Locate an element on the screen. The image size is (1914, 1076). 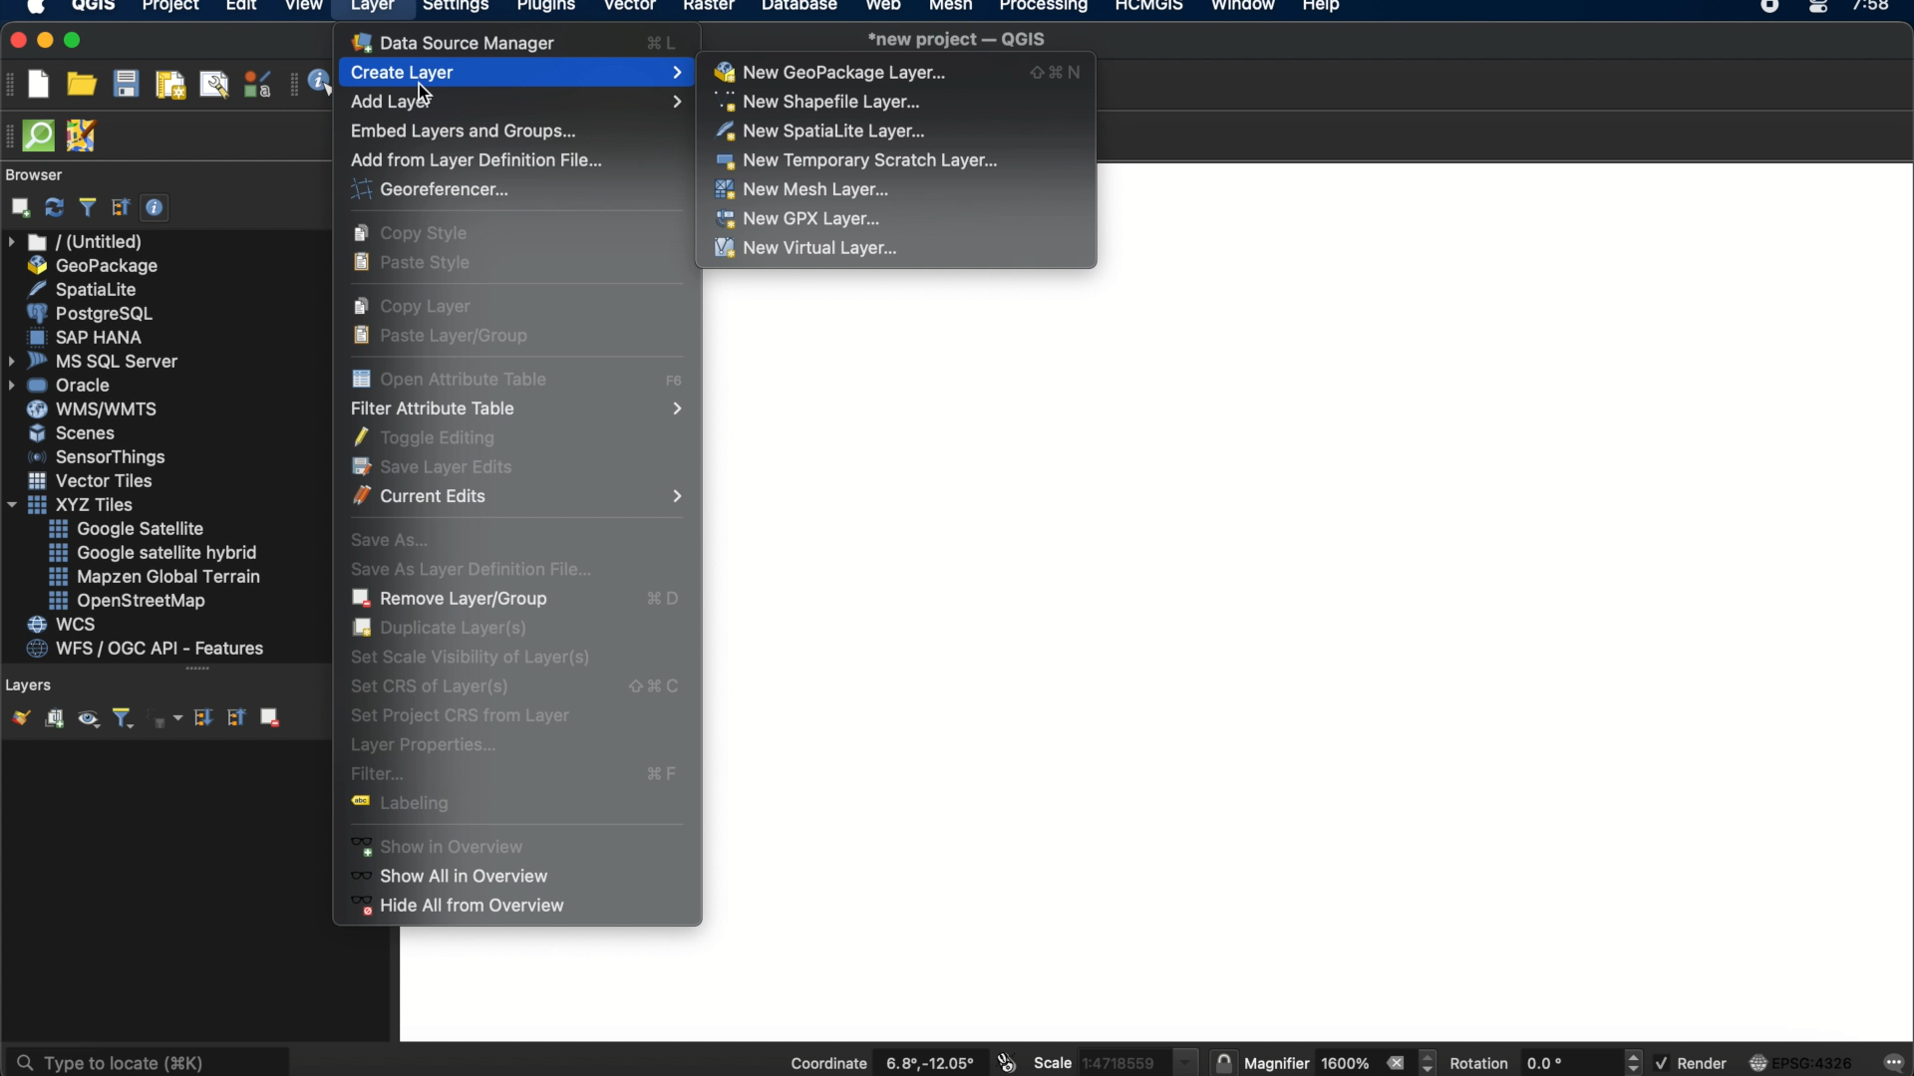
labelling is located at coordinates (397, 801).